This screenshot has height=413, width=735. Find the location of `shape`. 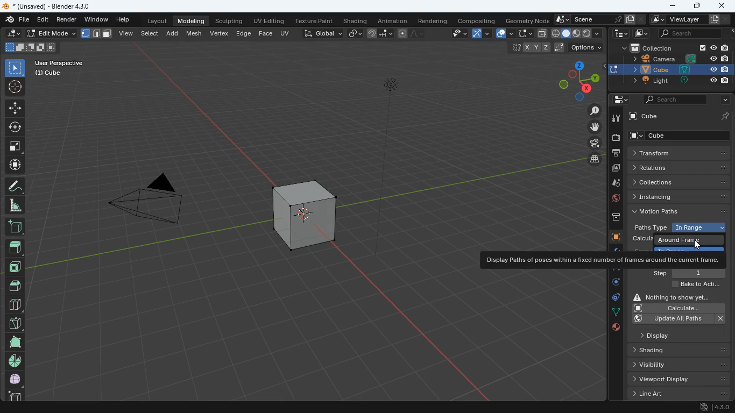

shape is located at coordinates (30, 47).